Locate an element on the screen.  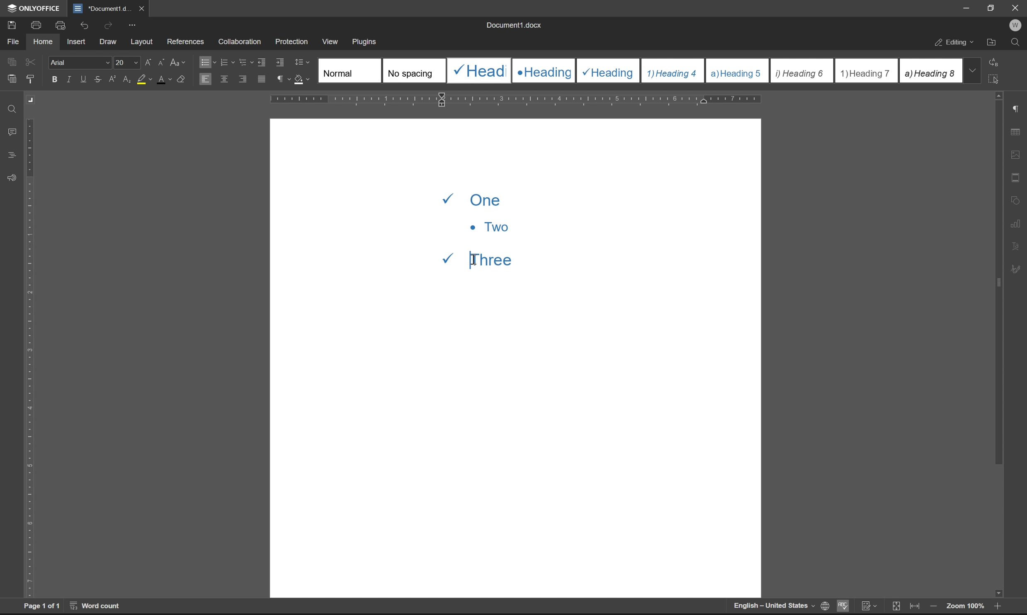
editing is located at coordinates (955, 44).